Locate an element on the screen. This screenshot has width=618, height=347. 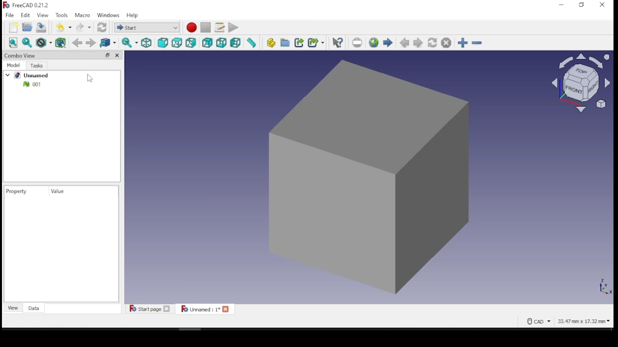
tasks is located at coordinates (37, 66).